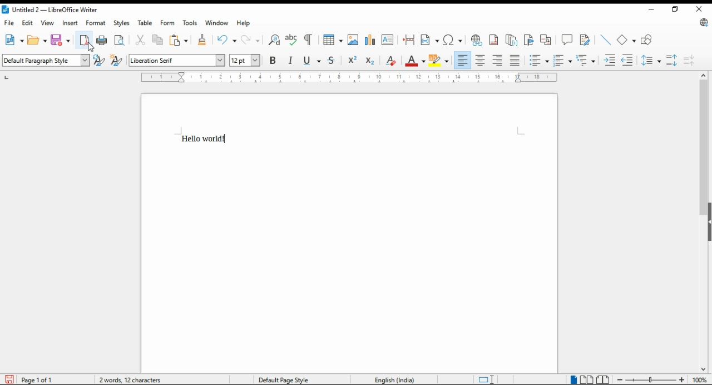 The width and height of the screenshot is (712, 385). Describe the element at coordinates (477, 40) in the screenshot. I see `insert hyperlink` at that location.